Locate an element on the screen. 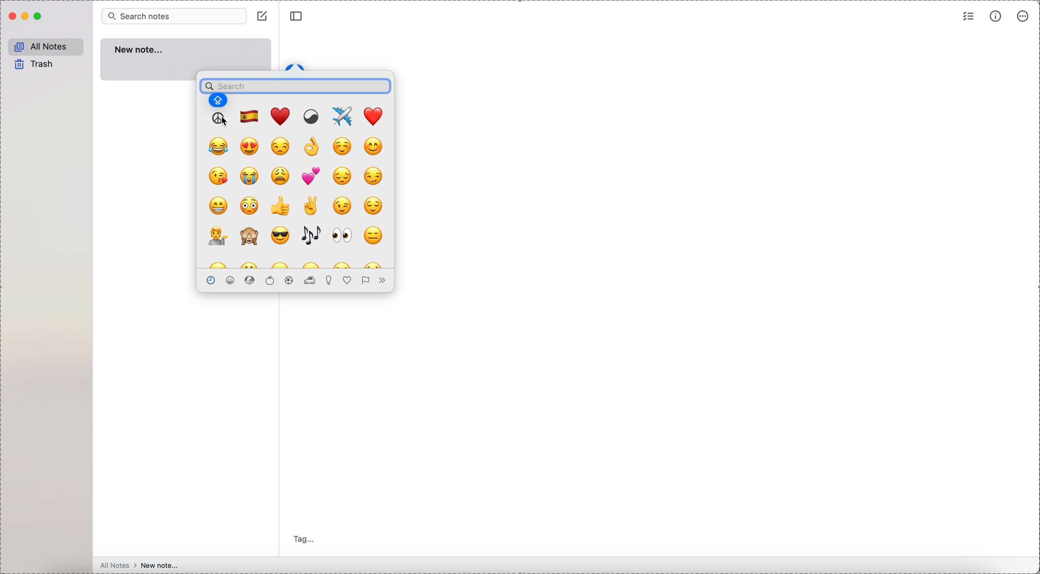 This screenshot has height=574, width=1040. emoji is located at coordinates (220, 146).